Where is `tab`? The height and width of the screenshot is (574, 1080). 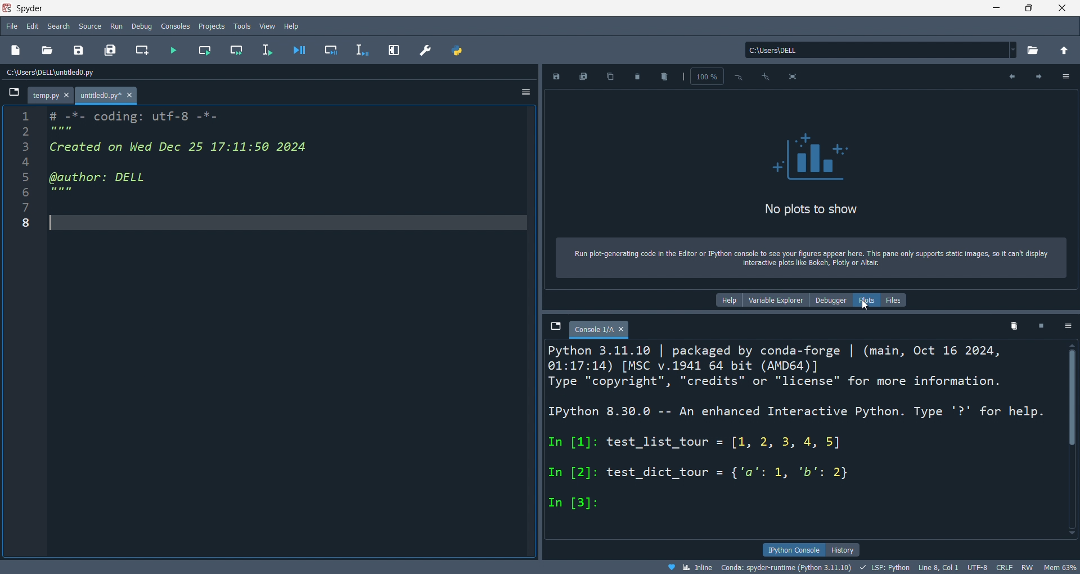
tab is located at coordinates (51, 96).